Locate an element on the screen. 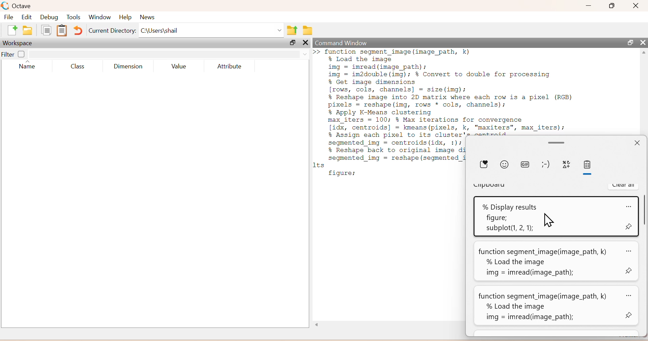  copy is located at coordinates (46, 30).